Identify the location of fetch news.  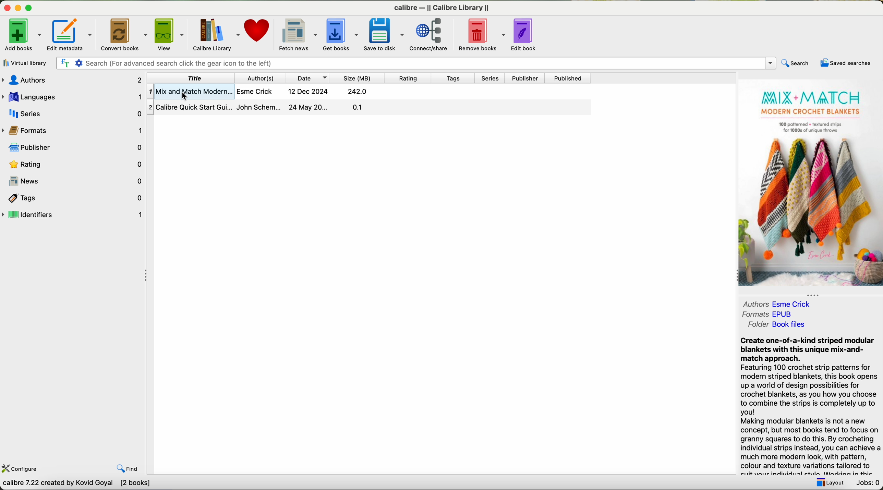
(298, 33).